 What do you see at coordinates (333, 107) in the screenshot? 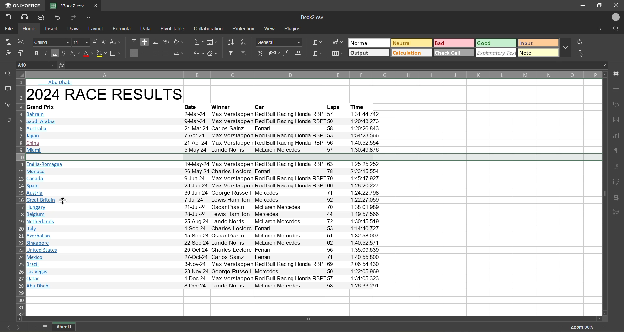
I see `Laps` at bounding box center [333, 107].